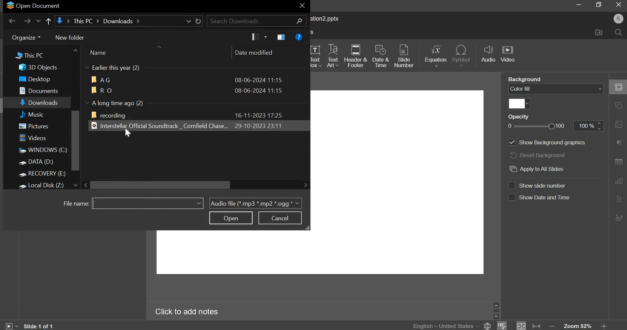 This screenshot has height=330, width=627. What do you see at coordinates (42, 151) in the screenshot?
I see `WINDOWS (C:)` at bounding box center [42, 151].